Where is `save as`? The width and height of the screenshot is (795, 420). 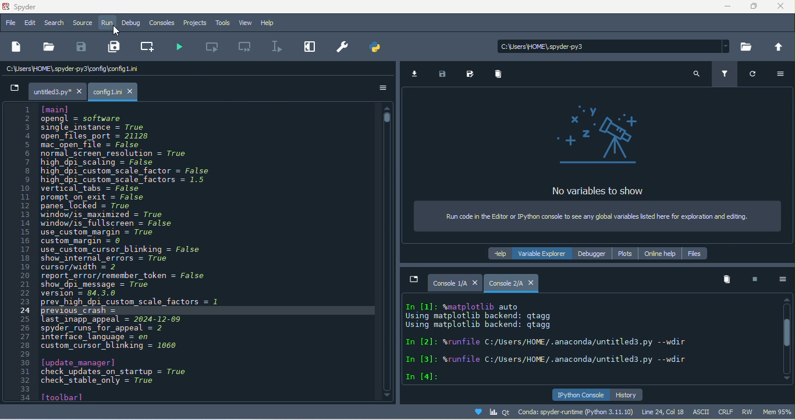 save as is located at coordinates (113, 47).